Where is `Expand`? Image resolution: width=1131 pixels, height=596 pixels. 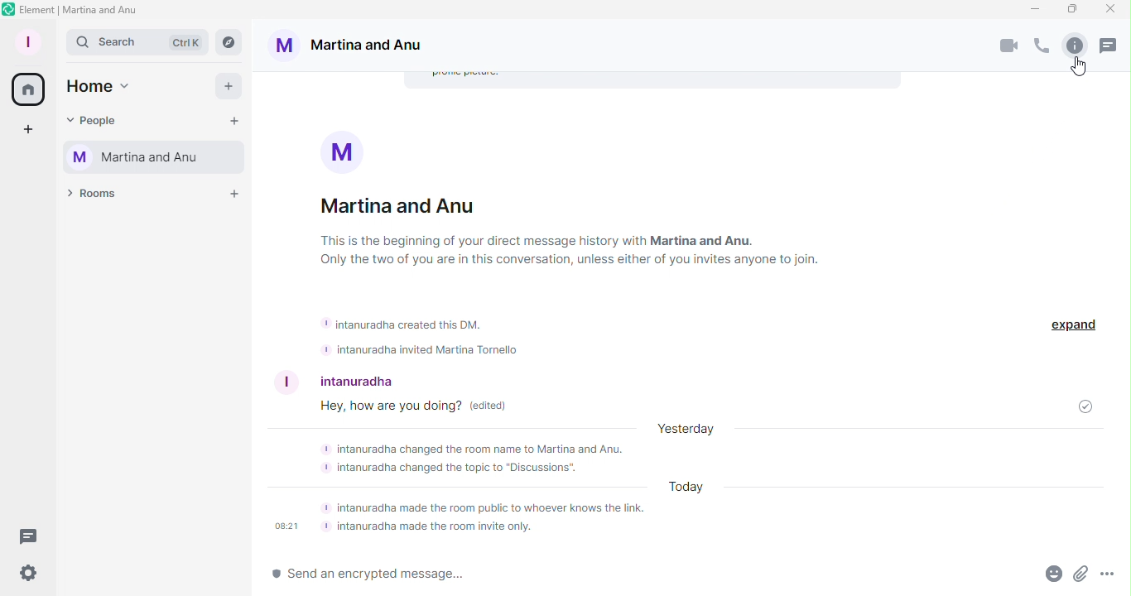 Expand is located at coordinates (1067, 320).